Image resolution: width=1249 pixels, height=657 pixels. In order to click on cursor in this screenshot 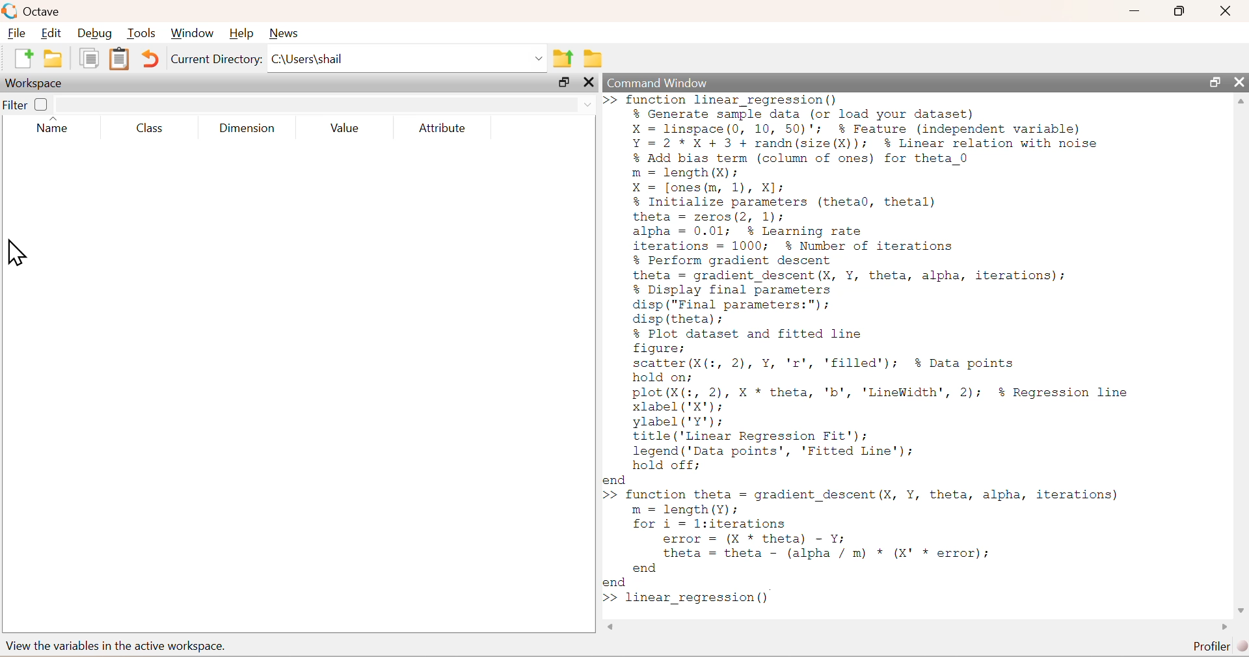, I will do `click(18, 252)`.